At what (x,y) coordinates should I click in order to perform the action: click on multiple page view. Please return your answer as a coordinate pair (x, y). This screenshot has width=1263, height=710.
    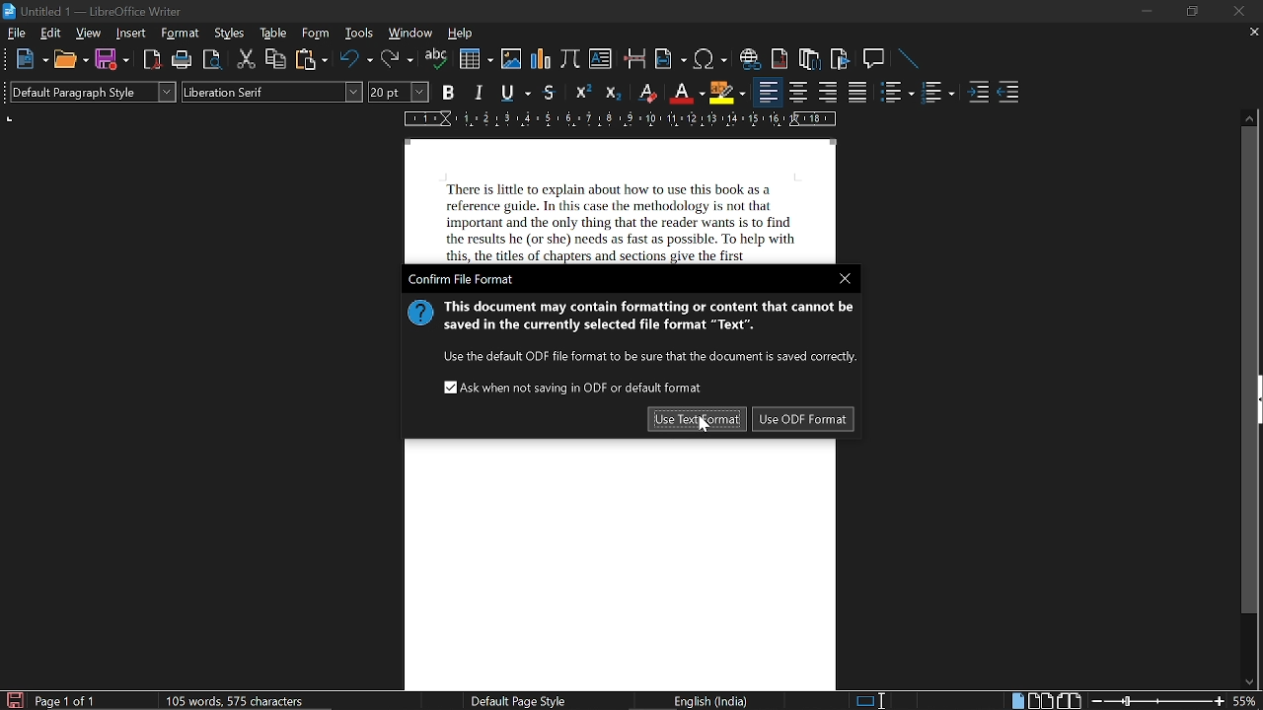
    Looking at the image, I should click on (1040, 701).